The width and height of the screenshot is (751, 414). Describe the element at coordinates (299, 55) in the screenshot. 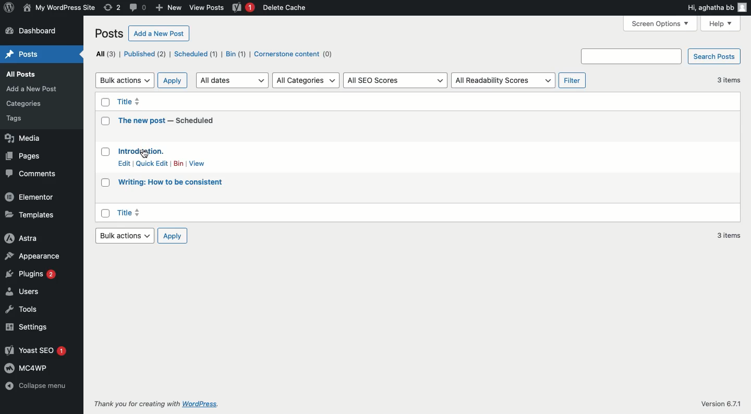

I see `Cornerstone content` at that location.